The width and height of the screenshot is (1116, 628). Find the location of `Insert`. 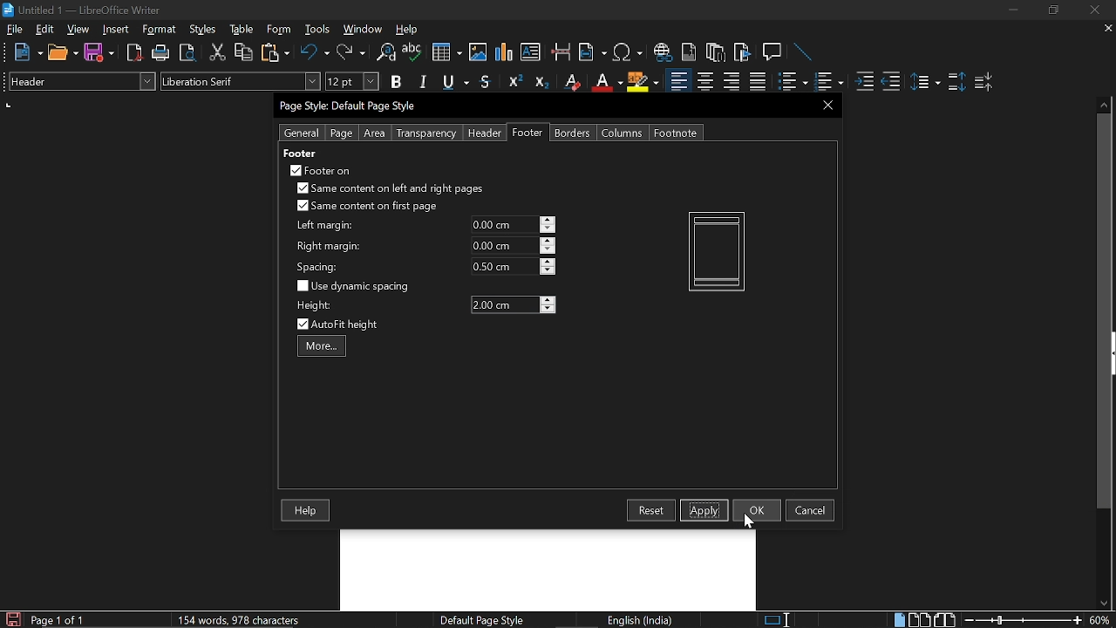

Insert is located at coordinates (119, 29).